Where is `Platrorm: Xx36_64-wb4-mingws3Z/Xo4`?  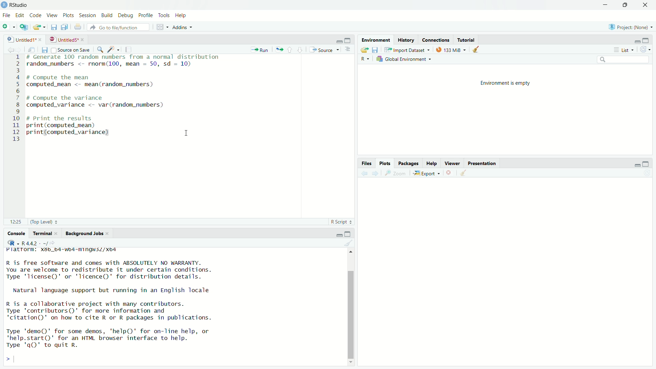
Platrorm: Xx36_64-wb4-mingws3Z/Xo4 is located at coordinates (66, 250).